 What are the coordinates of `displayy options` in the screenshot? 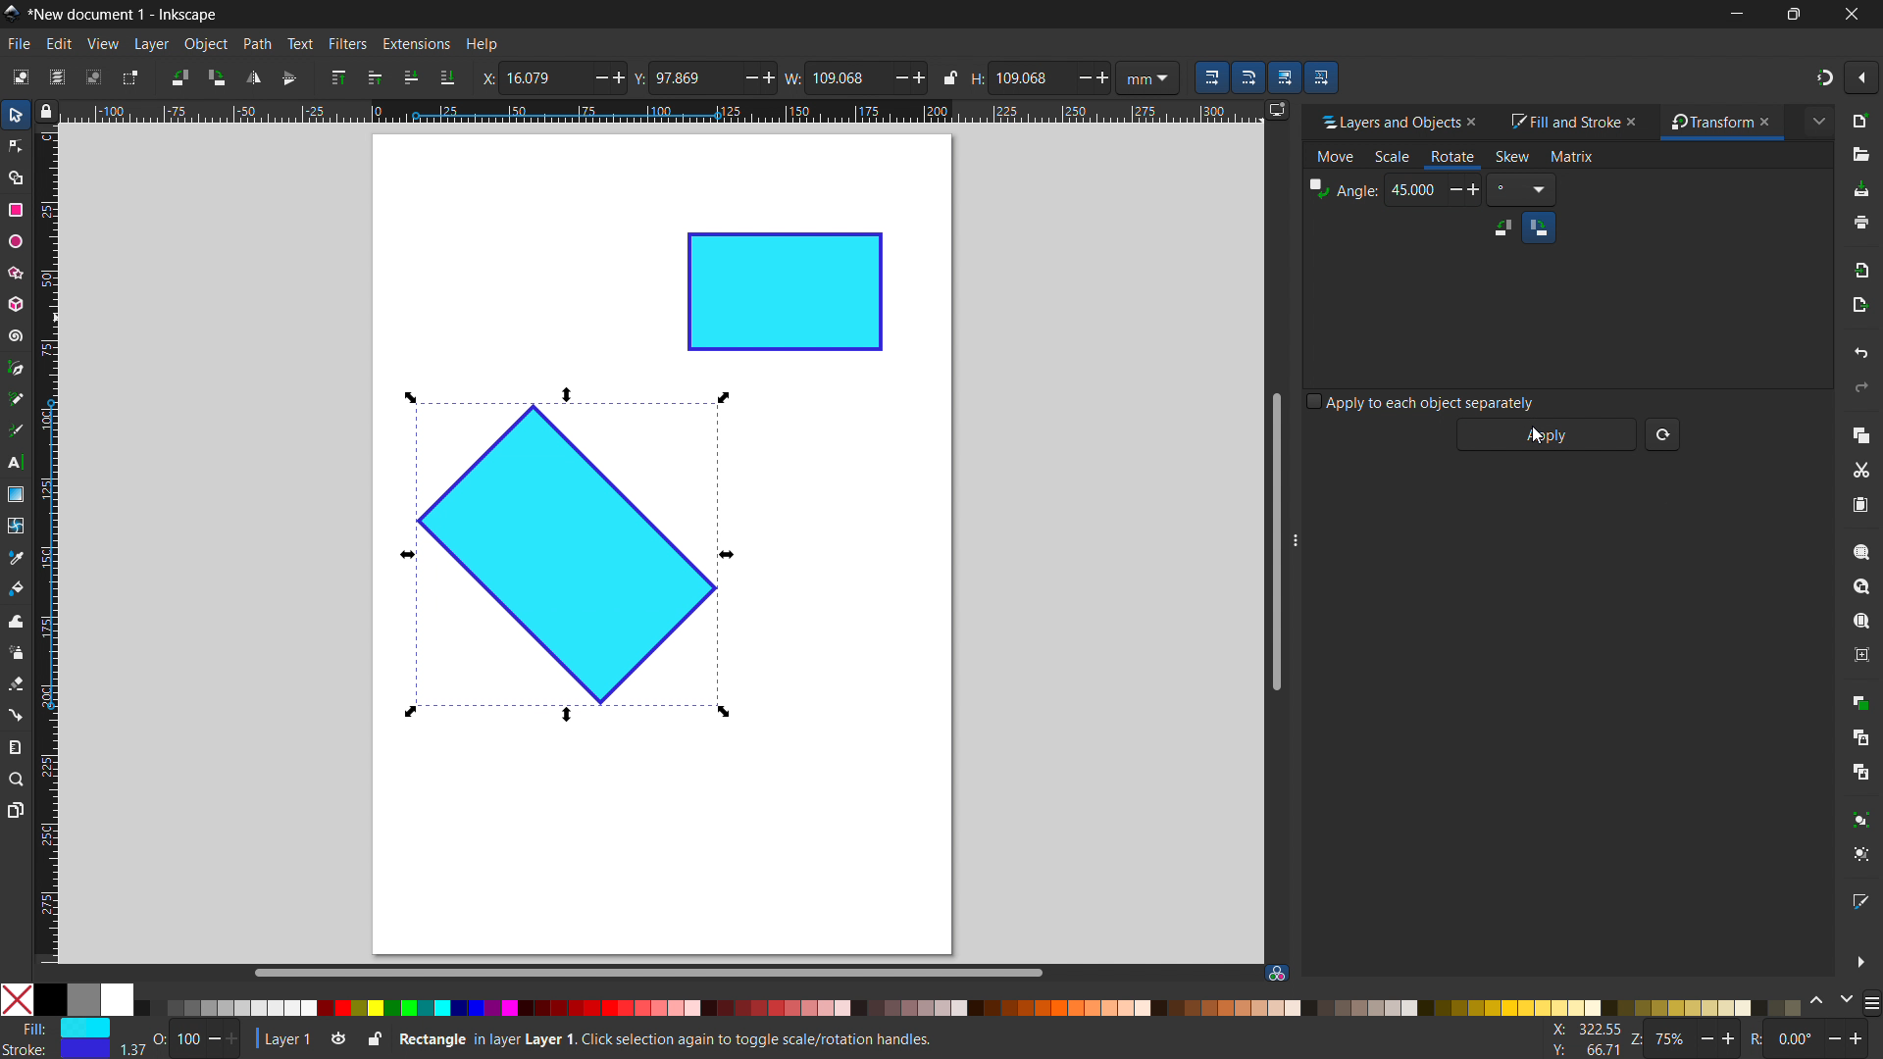 It's located at (1276, 110).